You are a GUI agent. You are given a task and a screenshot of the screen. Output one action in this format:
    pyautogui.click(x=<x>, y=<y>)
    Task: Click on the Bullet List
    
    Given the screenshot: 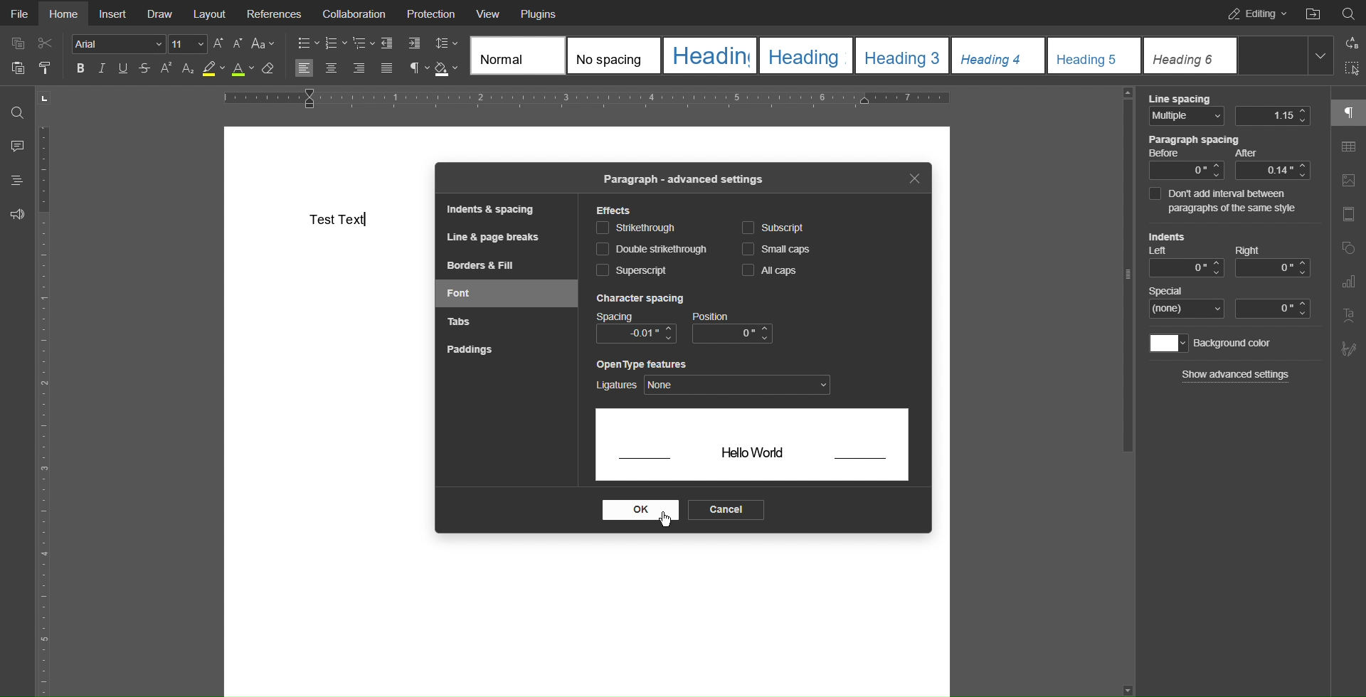 What is the action you would take?
    pyautogui.click(x=308, y=44)
    